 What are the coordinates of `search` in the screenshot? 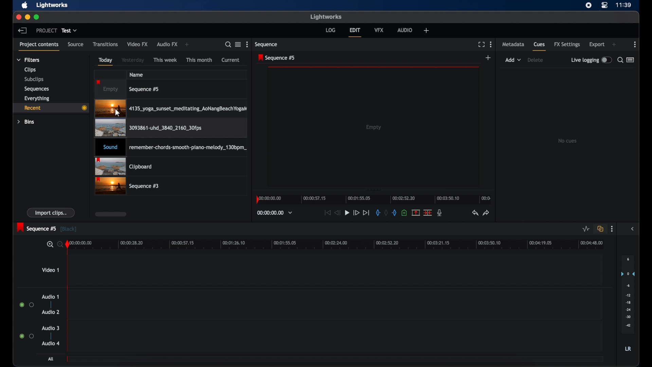 It's located at (228, 45).